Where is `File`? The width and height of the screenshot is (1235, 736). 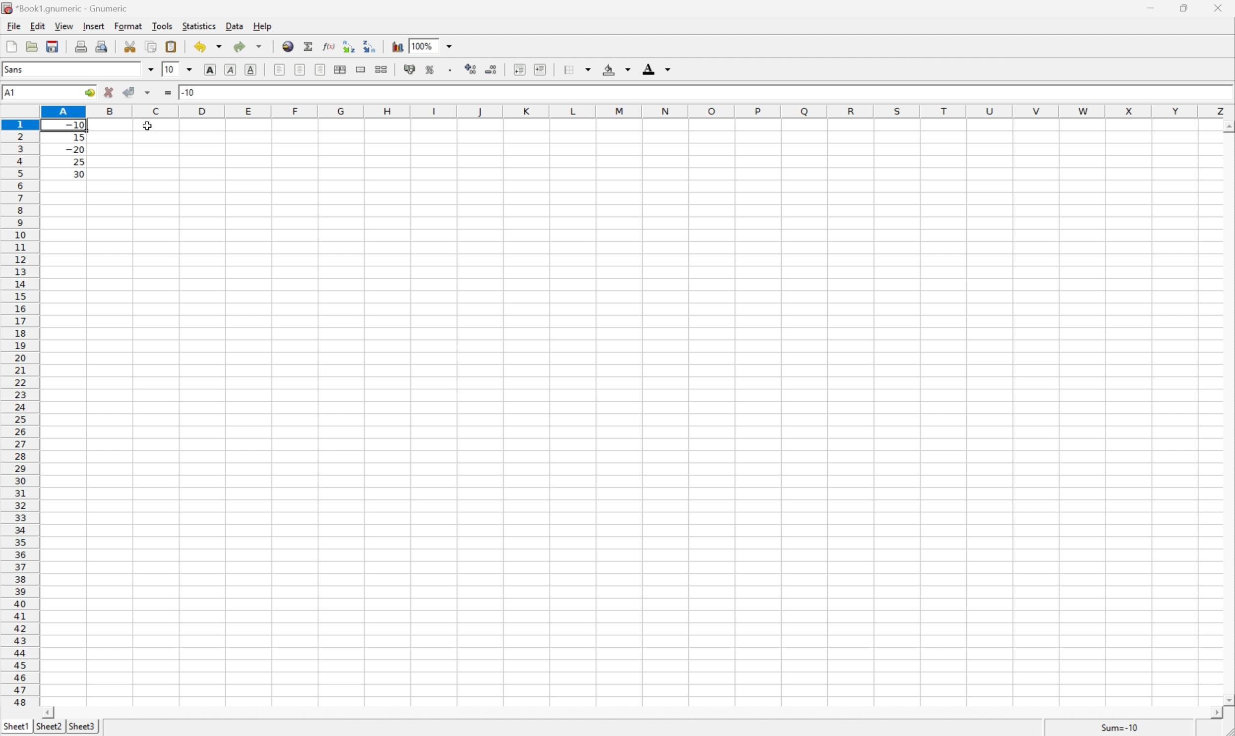 File is located at coordinates (11, 47).